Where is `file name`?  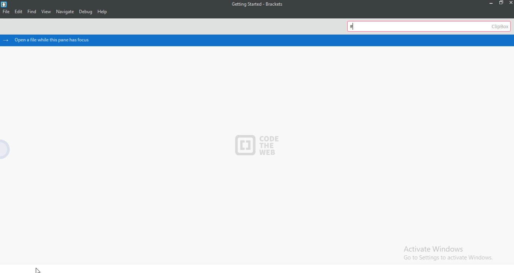
file name is located at coordinates (255, 5).